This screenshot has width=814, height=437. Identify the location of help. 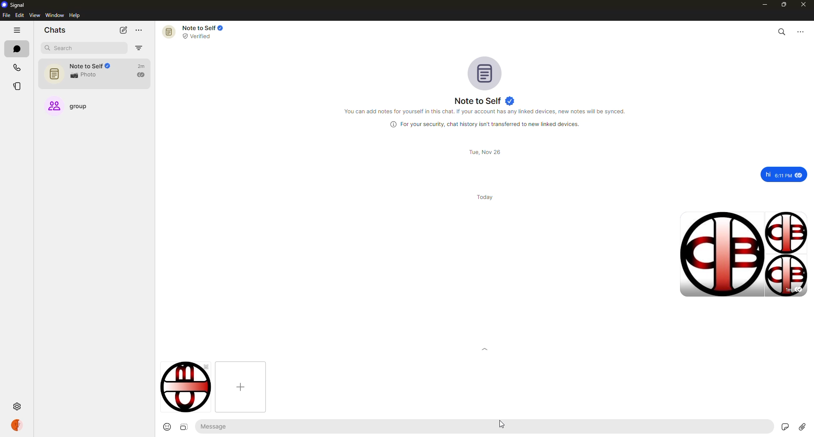
(75, 15).